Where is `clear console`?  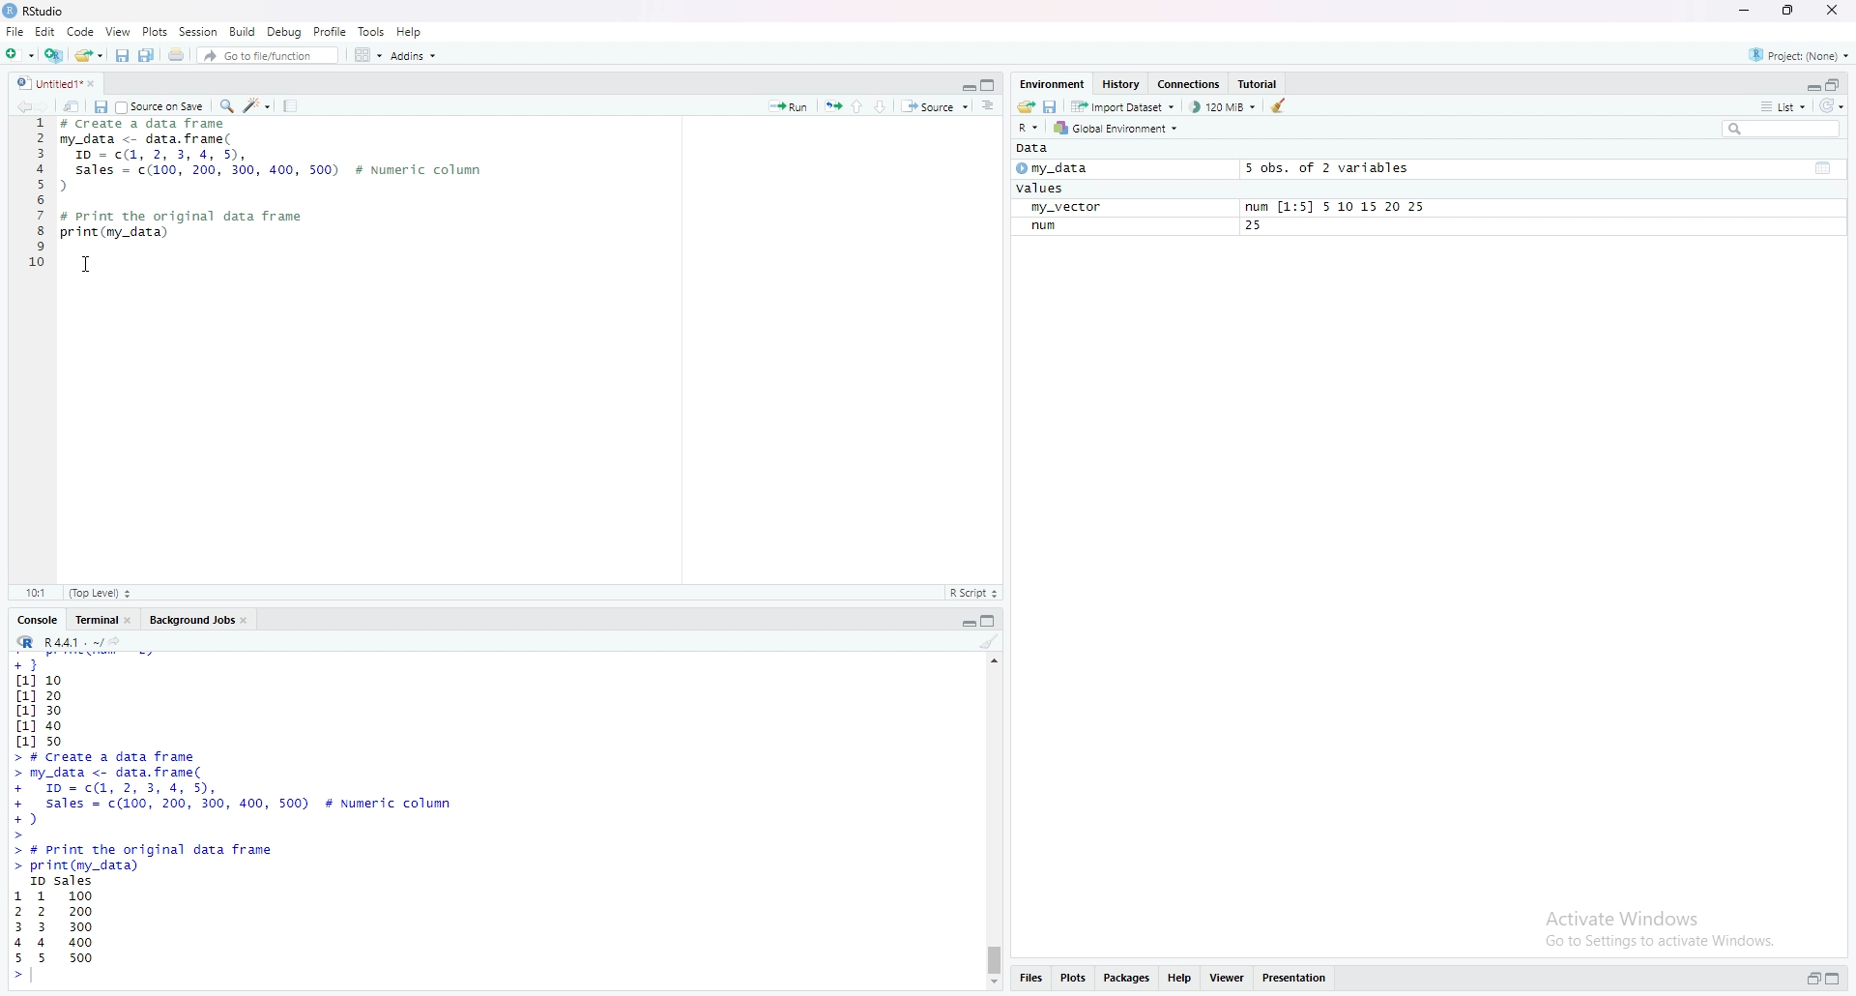 clear console is located at coordinates (989, 644).